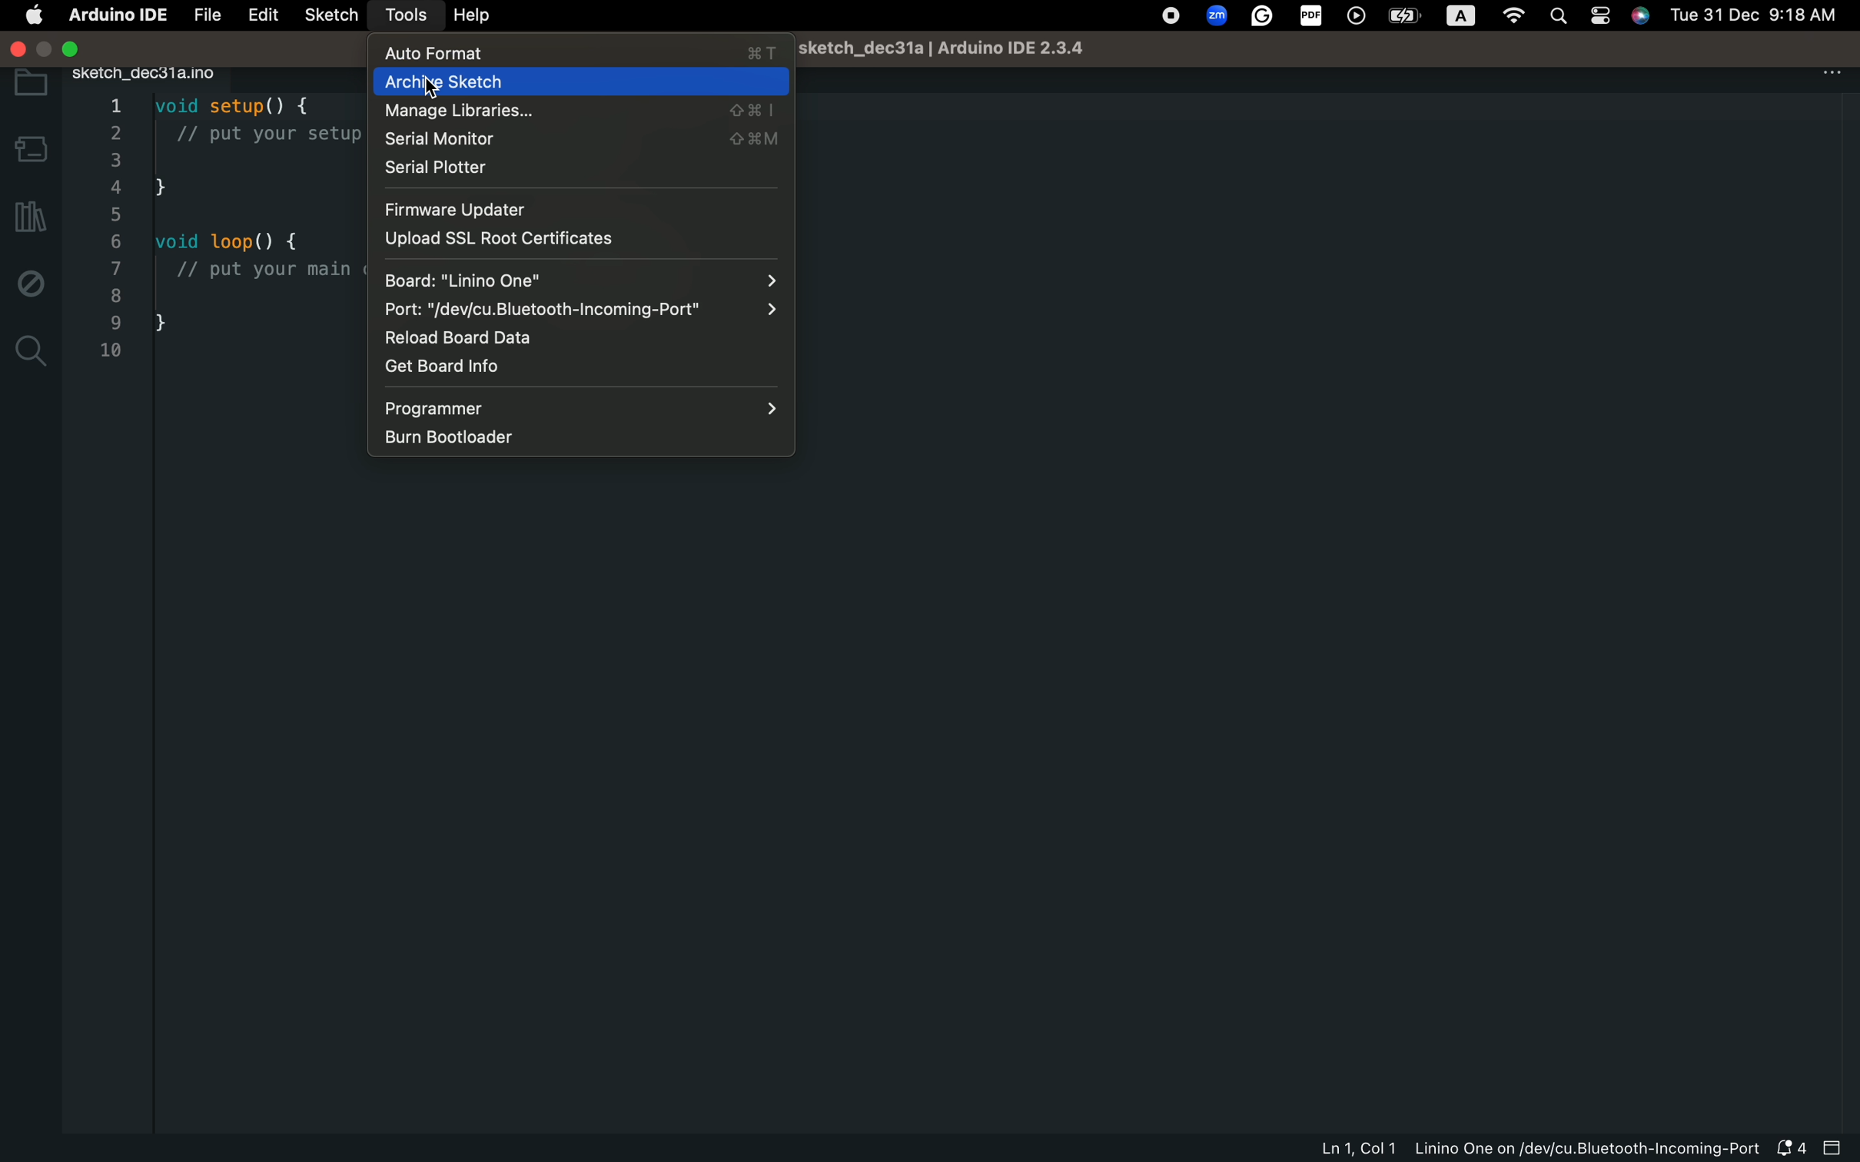 Image resolution: width=1860 pixels, height=1162 pixels. Describe the element at coordinates (28, 143) in the screenshot. I see `board manager` at that location.